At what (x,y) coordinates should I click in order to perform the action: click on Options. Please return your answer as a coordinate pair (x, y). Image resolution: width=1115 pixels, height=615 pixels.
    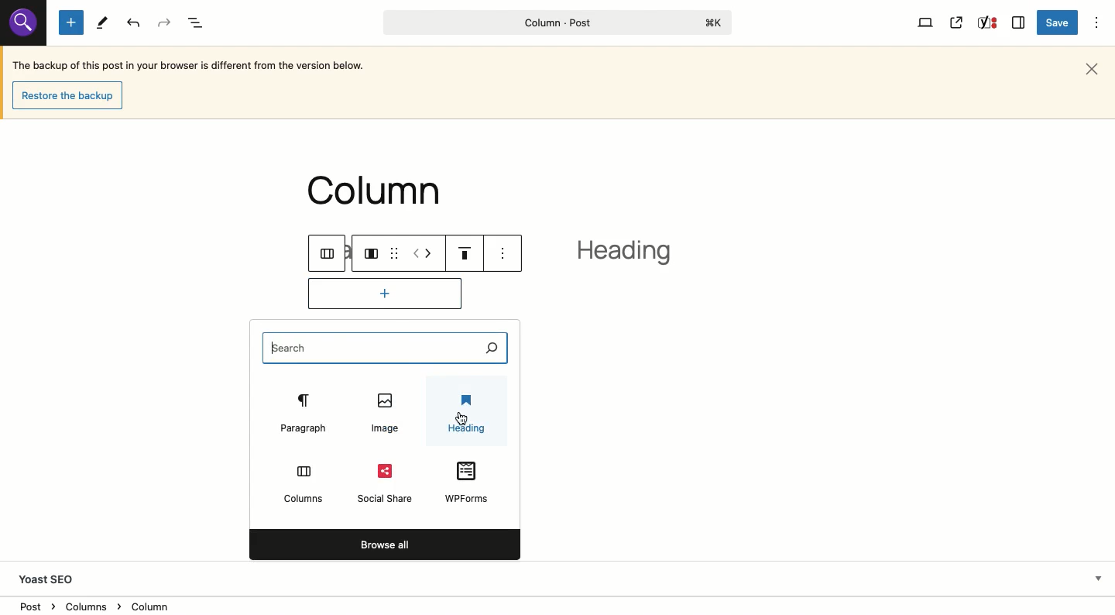
    Looking at the image, I should click on (1098, 22).